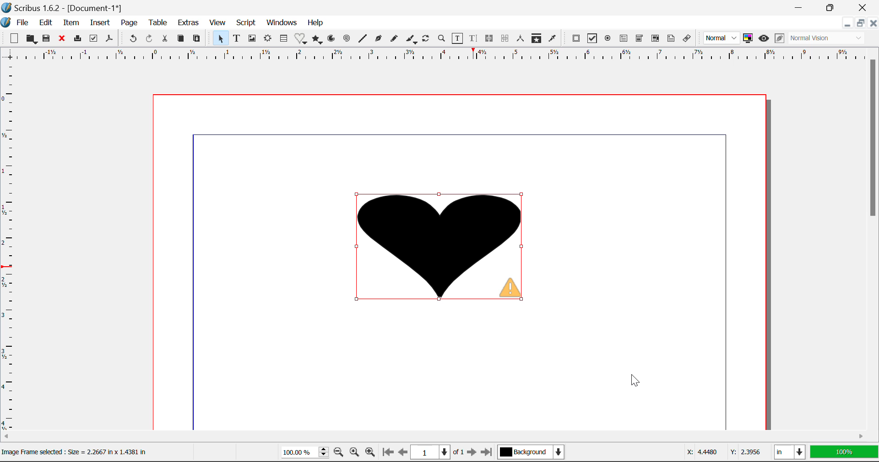 Image resolution: width=879 pixels, height=462 pixels. What do you see at coordinates (218, 24) in the screenshot?
I see `View` at bounding box center [218, 24].